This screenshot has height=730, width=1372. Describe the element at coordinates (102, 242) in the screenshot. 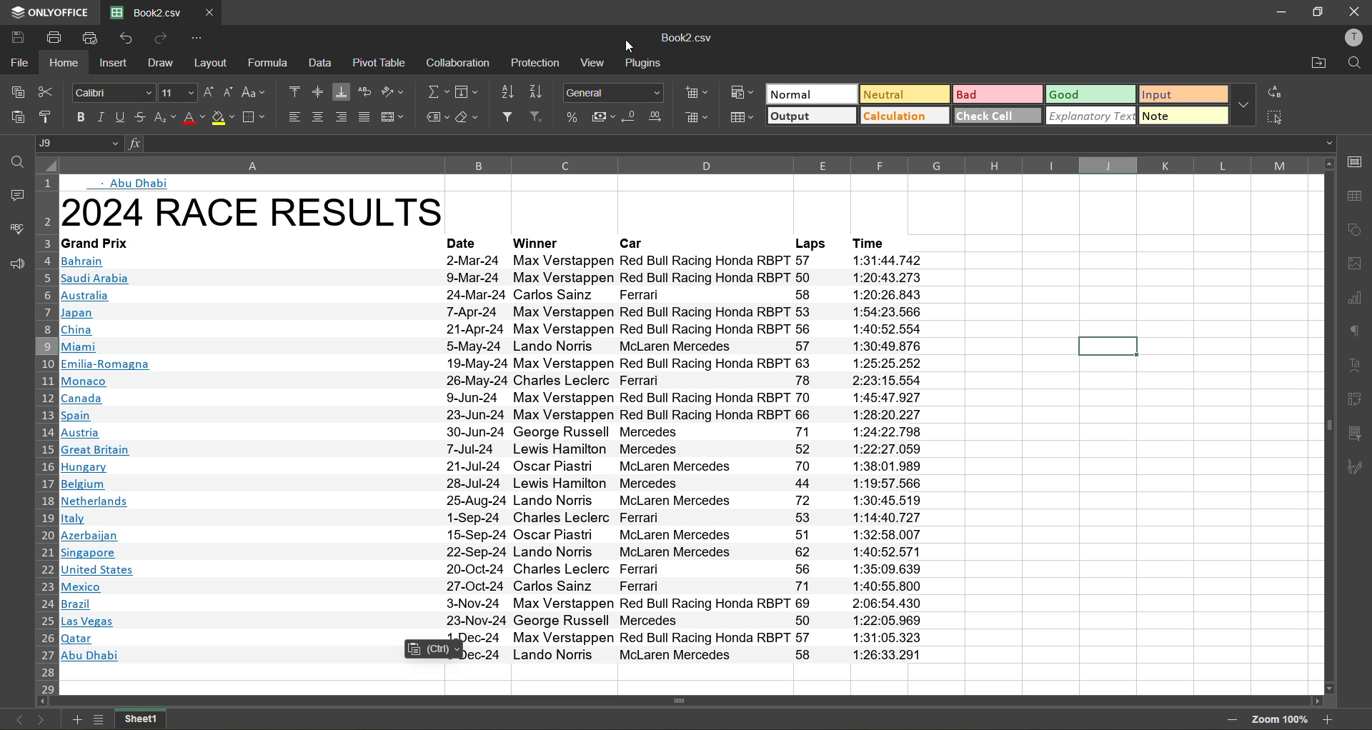

I see `text` at that location.